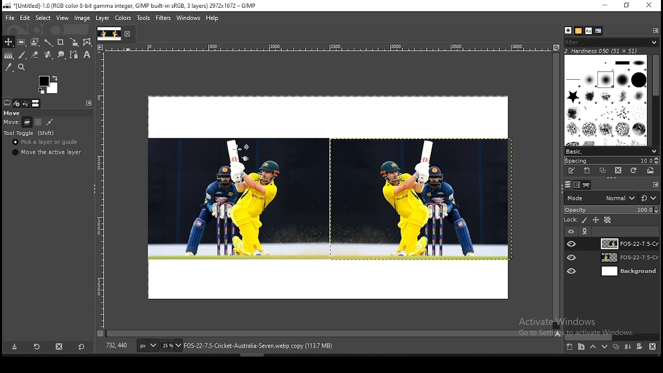  What do you see at coordinates (47, 55) in the screenshot?
I see `heal tool` at bounding box center [47, 55].